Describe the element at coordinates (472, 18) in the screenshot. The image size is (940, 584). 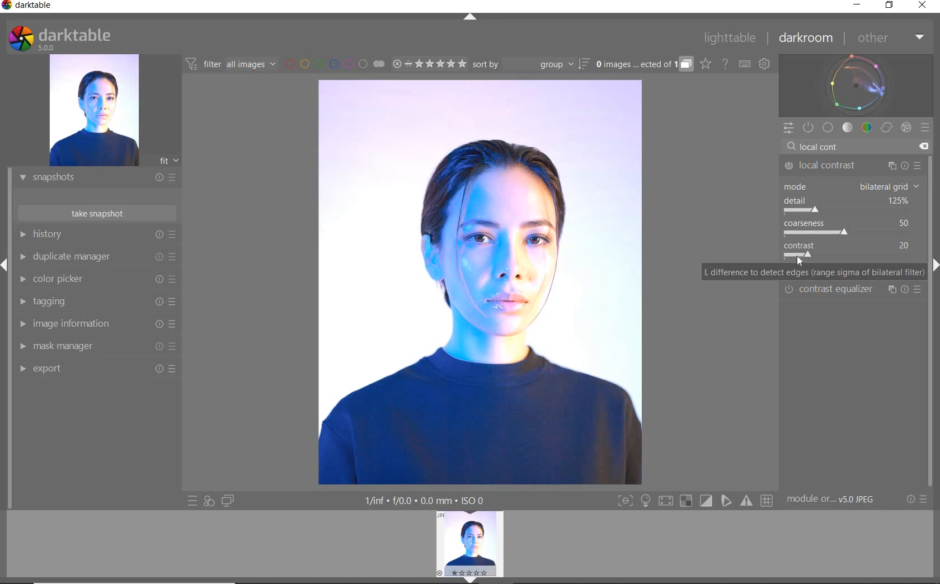
I see `EXPAND/COLLAPSE` at that location.